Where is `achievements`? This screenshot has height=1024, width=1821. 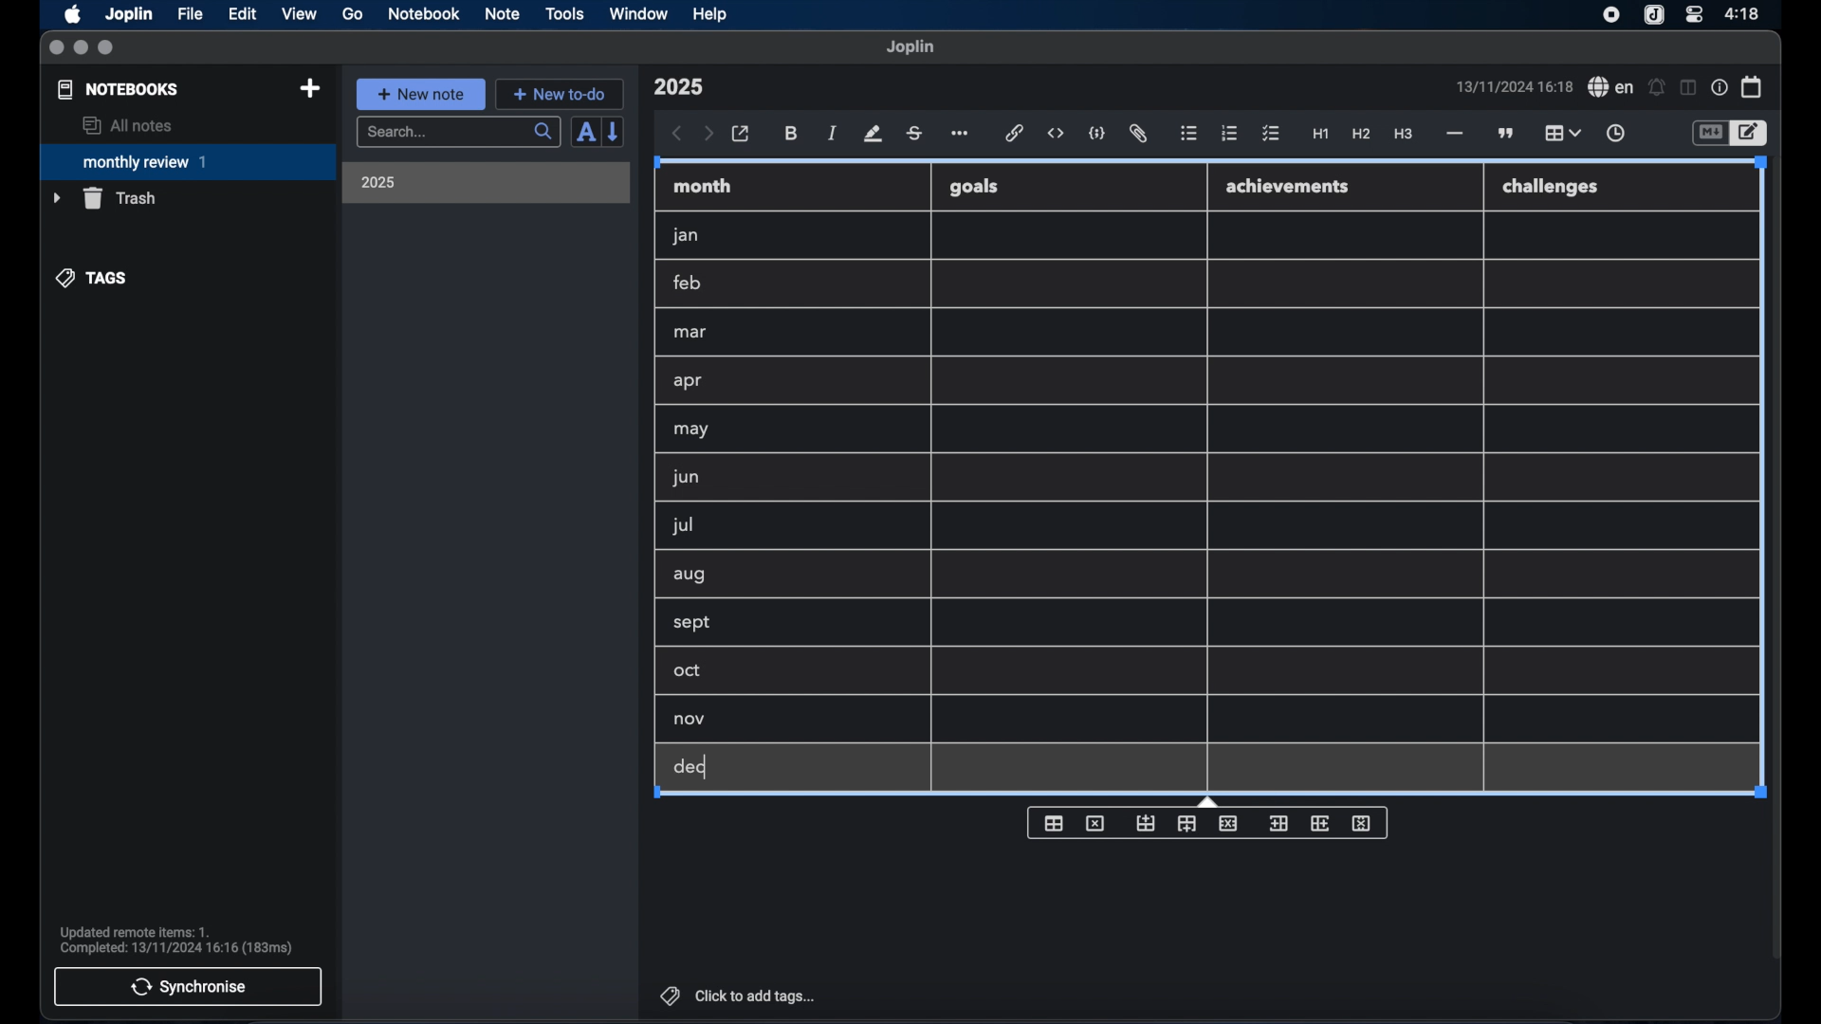
achievements is located at coordinates (1293, 187).